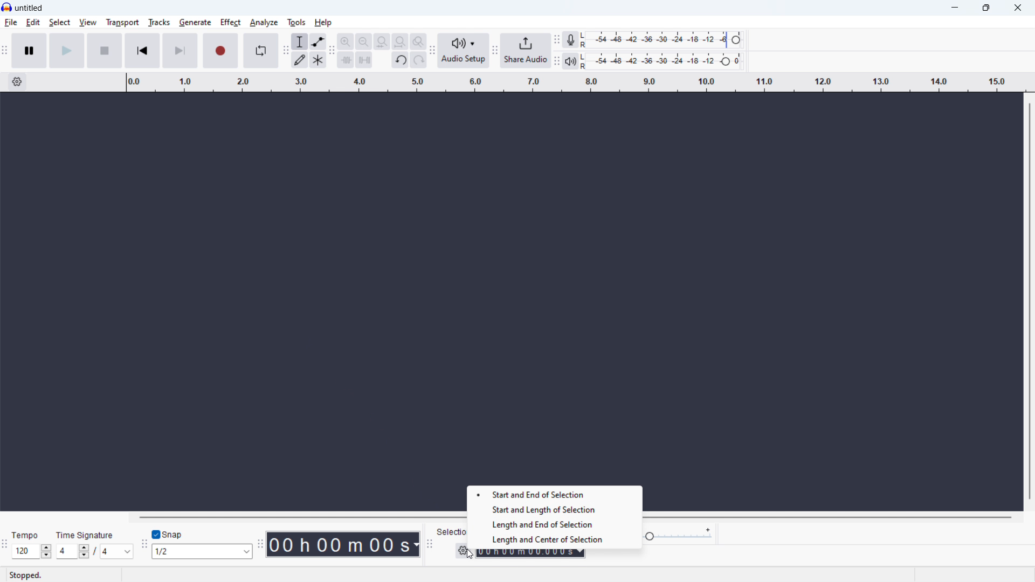 The width and height of the screenshot is (1035, 582). Describe the element at coordinates (181, 50) in the screenshot. I see `skip to end` at that location.